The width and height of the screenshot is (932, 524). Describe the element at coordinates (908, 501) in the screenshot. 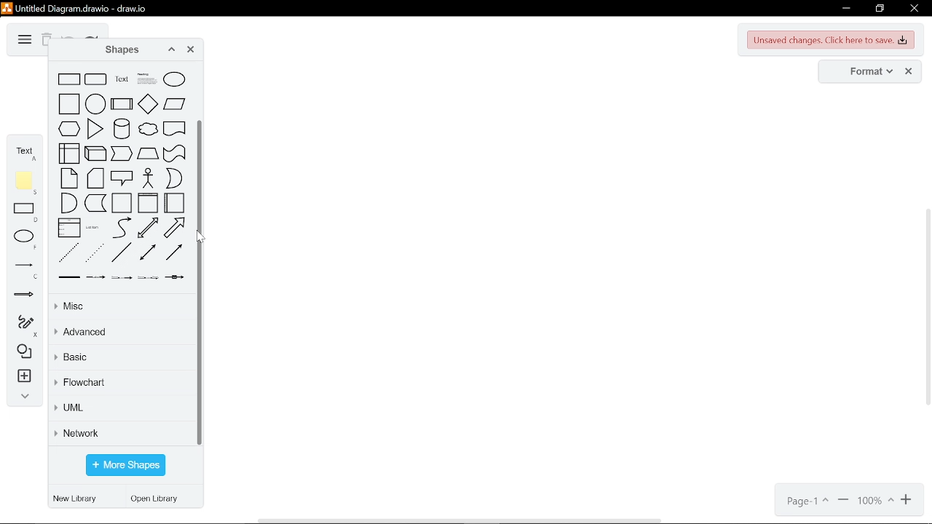

I see `zoom in` at that location.